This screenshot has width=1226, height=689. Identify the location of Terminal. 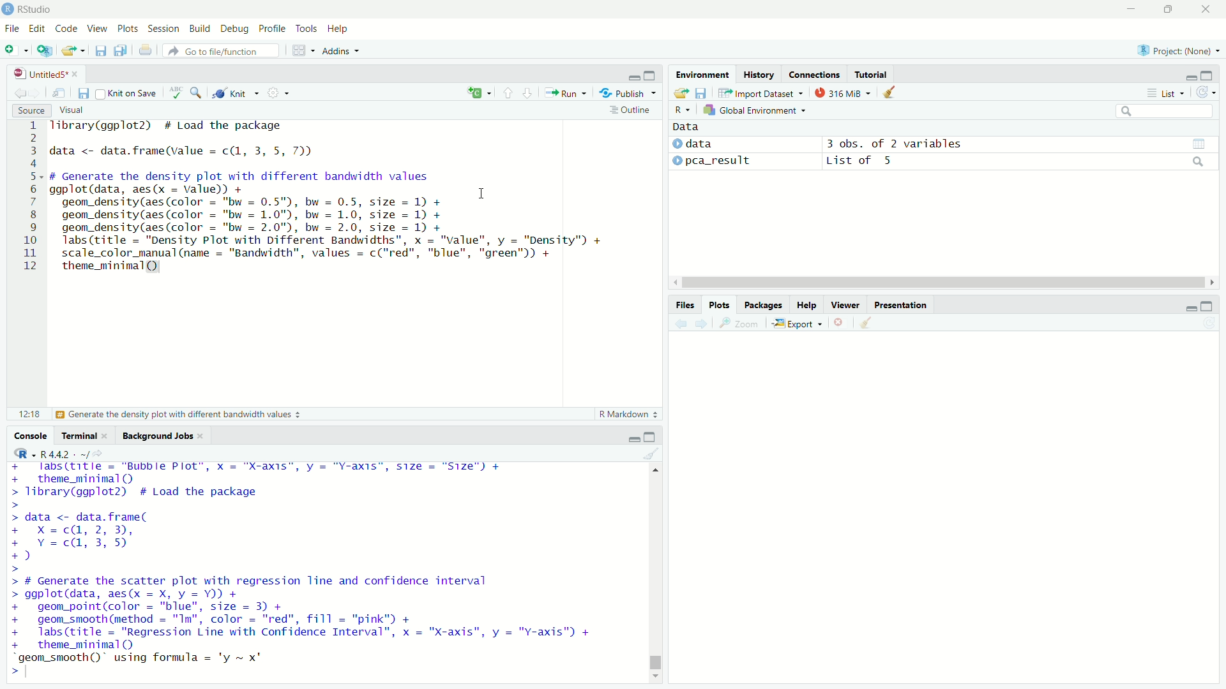
(79, 435).